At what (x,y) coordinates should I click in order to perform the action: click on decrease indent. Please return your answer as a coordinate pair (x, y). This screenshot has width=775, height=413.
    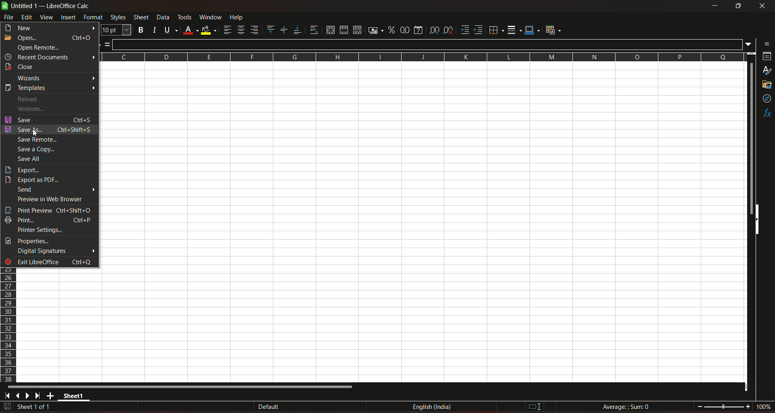
    Looking at the image, I should click on (479, 30).